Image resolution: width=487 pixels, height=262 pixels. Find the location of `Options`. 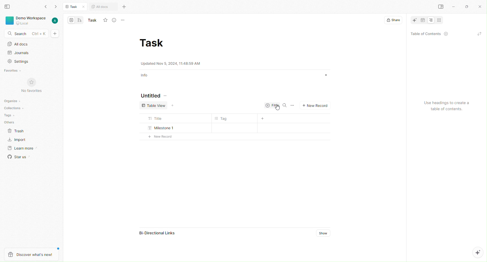

Options is located at coordinates (167, 95).